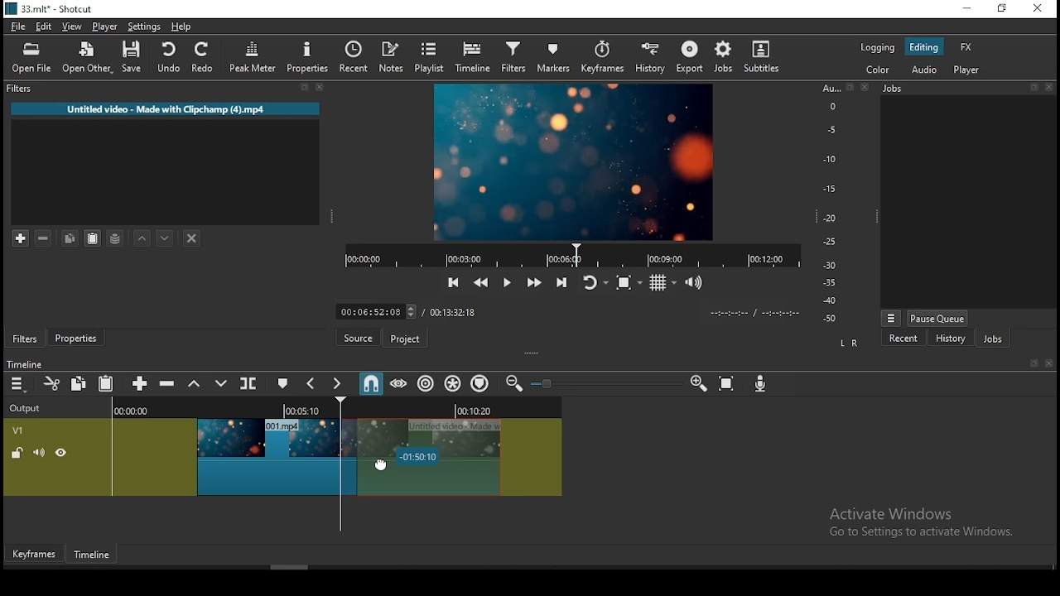 Image resolution: width=1060 pixels, height=596 pixels. What do you see at coordinates (405, 337) in the screenshot?
I see `Project` at bounding box center [405, 337].